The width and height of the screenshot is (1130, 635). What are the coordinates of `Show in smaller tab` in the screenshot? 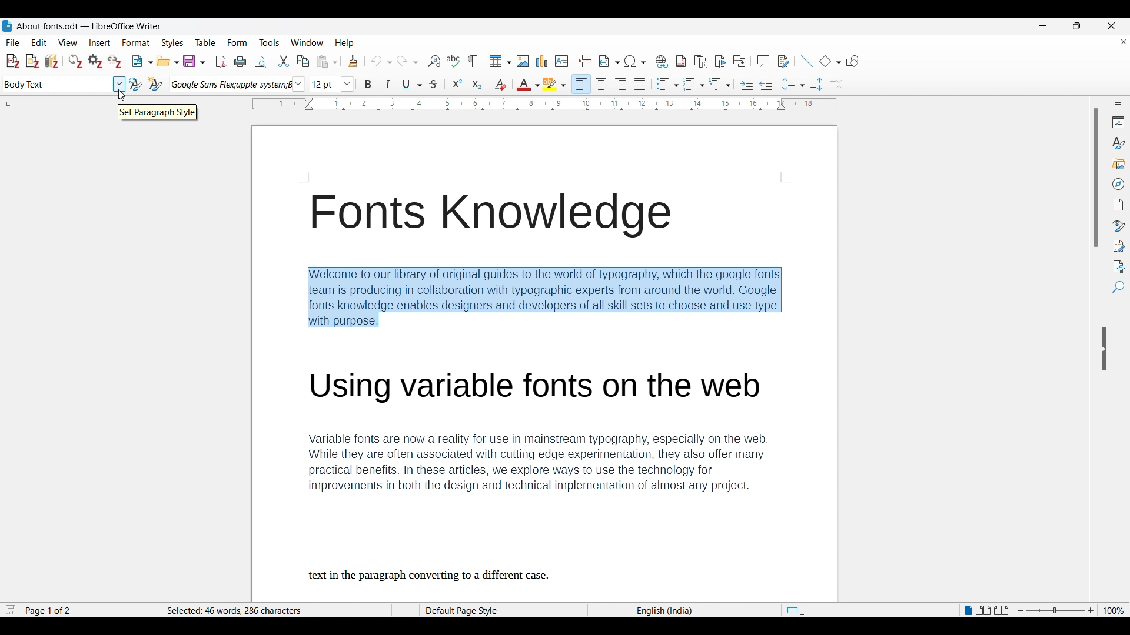 It's located at (1077, 26).